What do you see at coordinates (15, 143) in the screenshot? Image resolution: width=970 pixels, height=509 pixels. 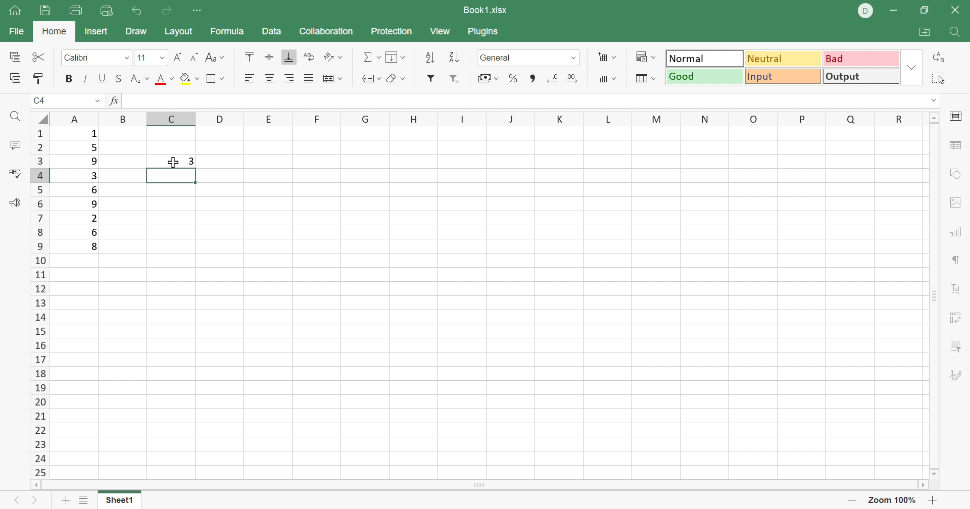 I see `Comments` at bounding box center [15, 143].